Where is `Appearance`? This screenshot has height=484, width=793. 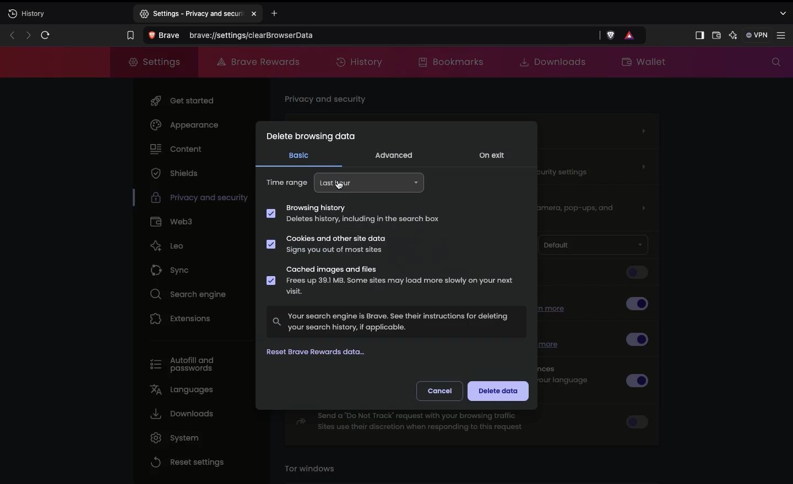
Appearance is located at coordinates (189, 127).